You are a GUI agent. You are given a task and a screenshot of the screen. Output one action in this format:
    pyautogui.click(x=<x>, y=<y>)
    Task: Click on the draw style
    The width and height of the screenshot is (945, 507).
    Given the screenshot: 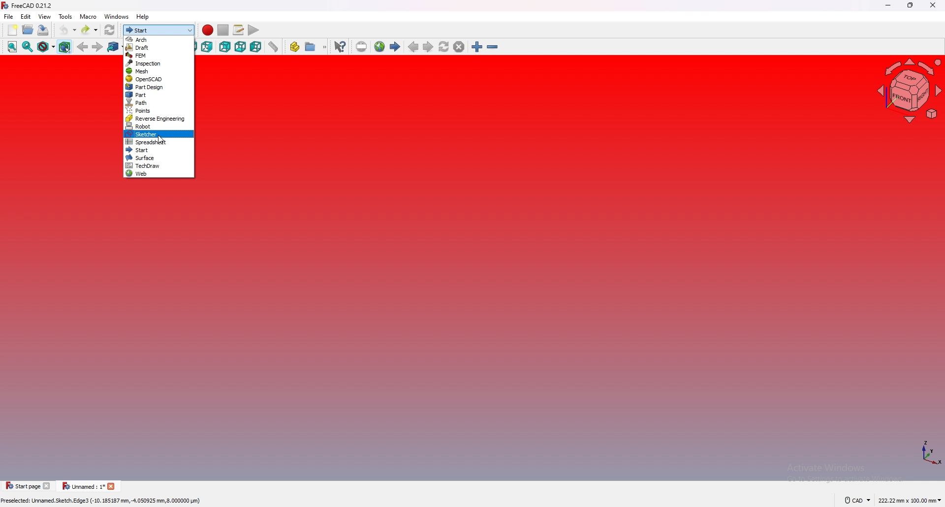 What is the action you would take?
    pyautogui.click(x=46, y=47)
    